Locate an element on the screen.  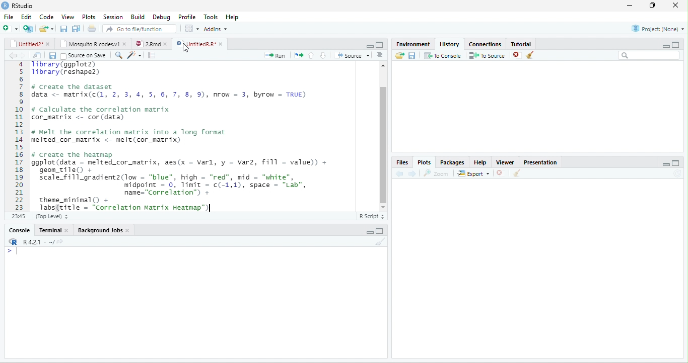
previous is located at coordinates (401, 173).